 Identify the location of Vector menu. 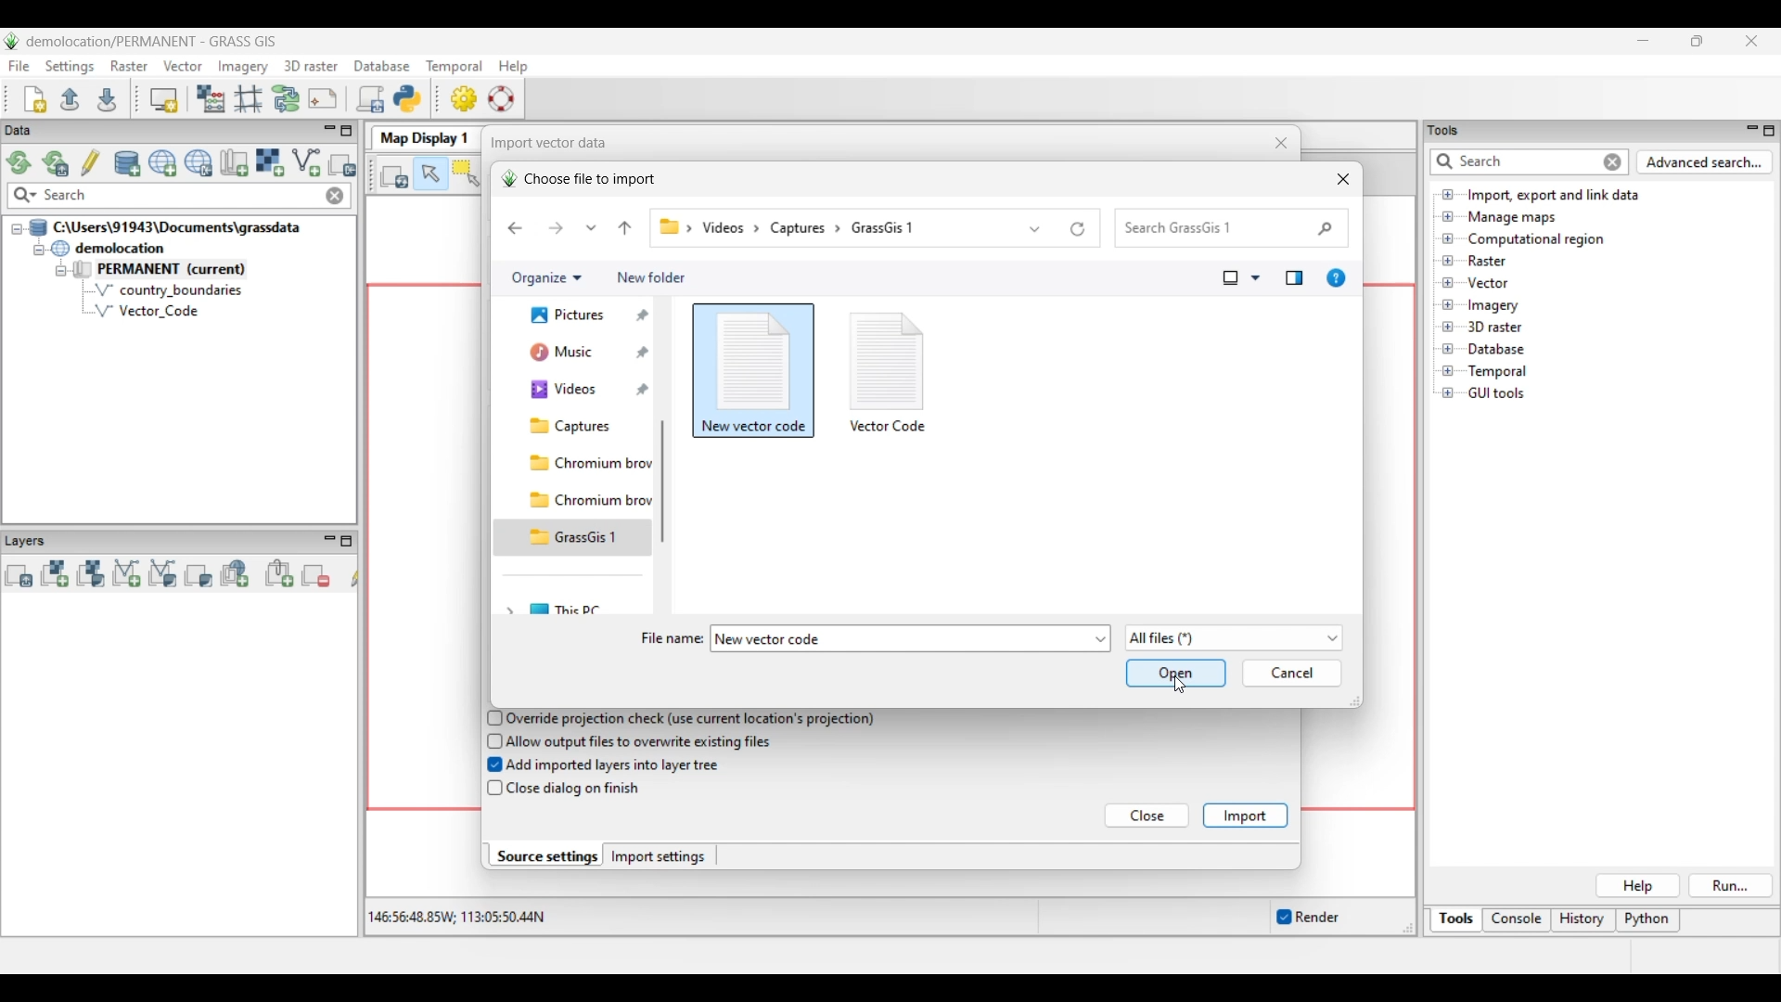
(183, 66).